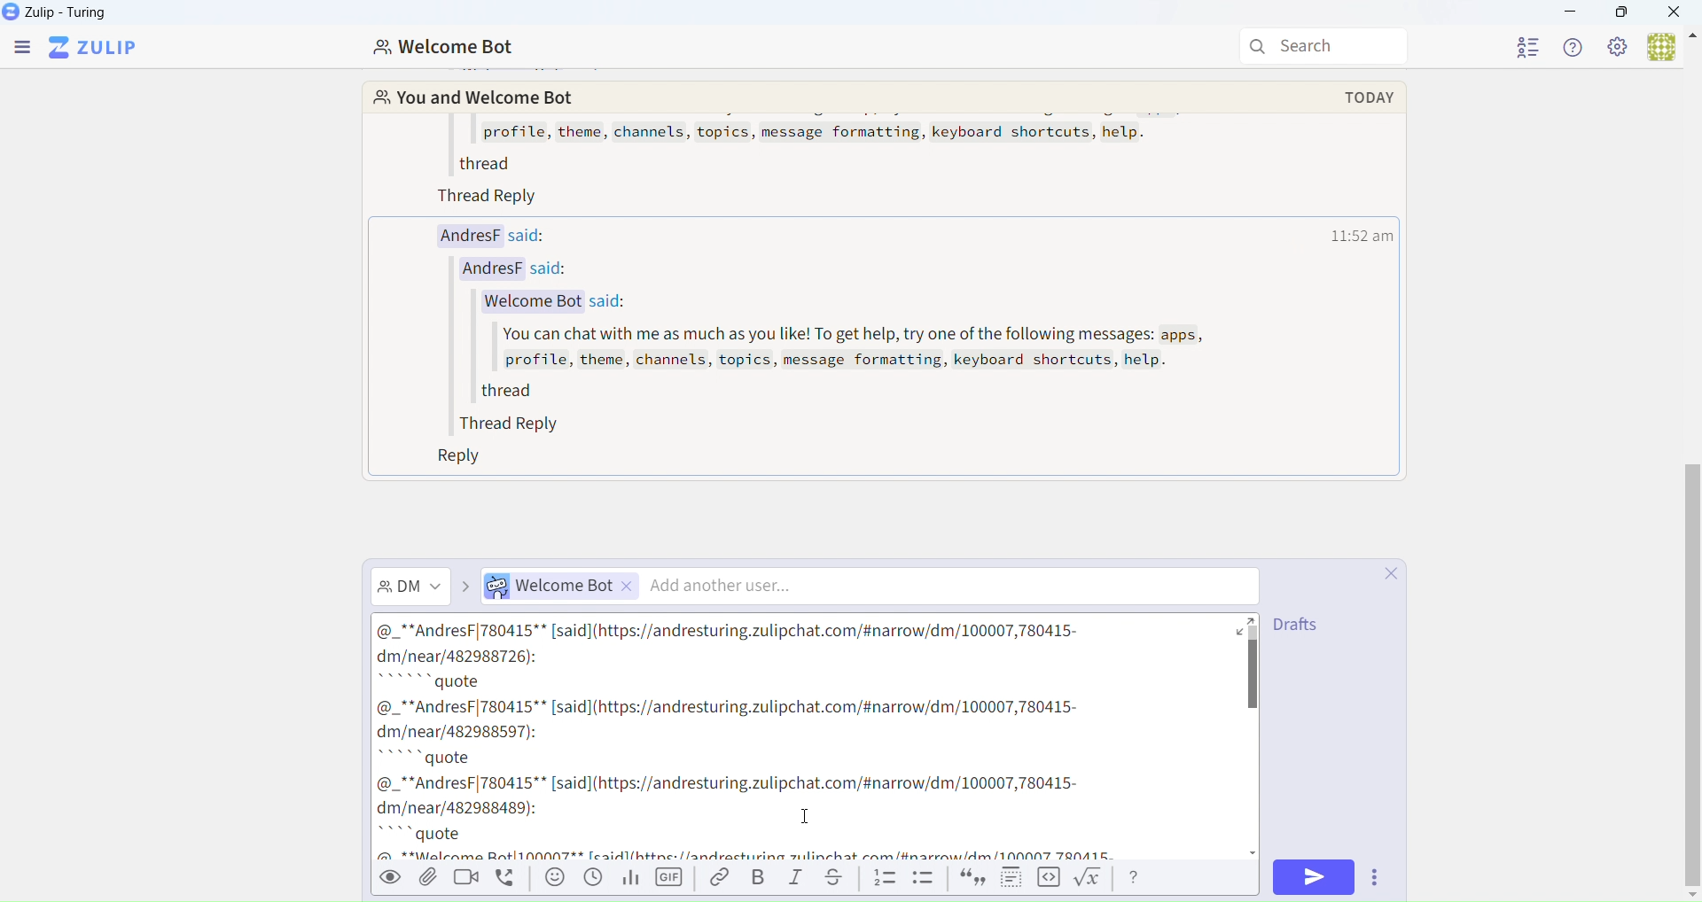  What do you see at coordinates (851, 349) in the screenshot?
I see `You can chat with me as much as you like! To get help, try one of the following messages: apps,
profile, theme, channels, topics, message formatting, keyboard shortcuts, help.` at bounding box center [851, 349].